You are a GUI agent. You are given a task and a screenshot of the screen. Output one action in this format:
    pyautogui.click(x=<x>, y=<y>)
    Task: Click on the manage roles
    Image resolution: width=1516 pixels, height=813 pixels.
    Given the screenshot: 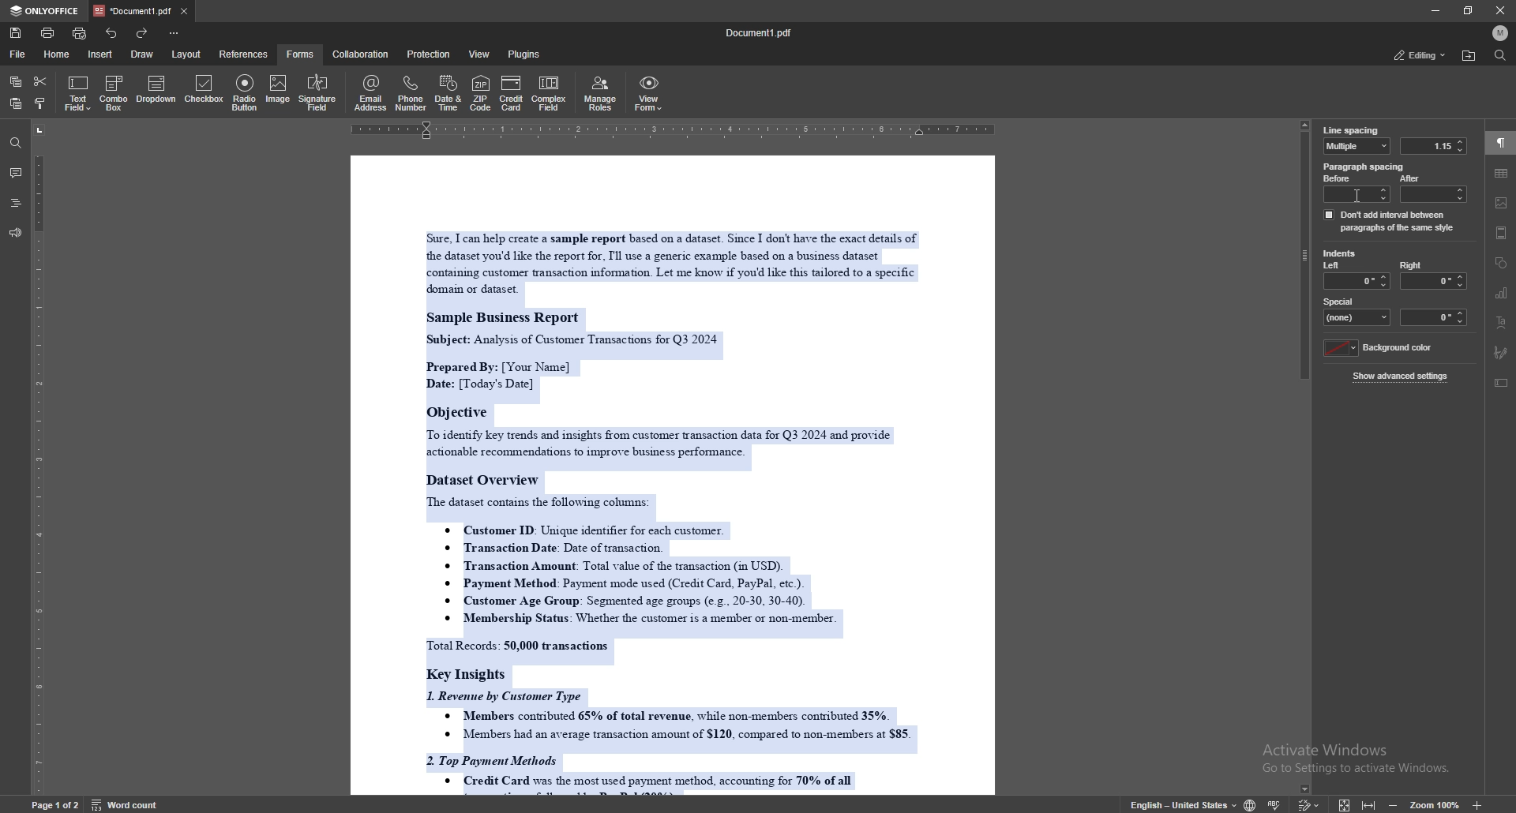 What is the action you would take?
    pyautogui.click(x=602, y=92)
    